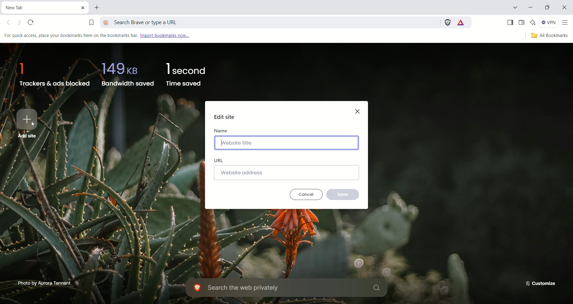 This screenshot has height=304, width=573. I want to click on name, so click(221, 130).